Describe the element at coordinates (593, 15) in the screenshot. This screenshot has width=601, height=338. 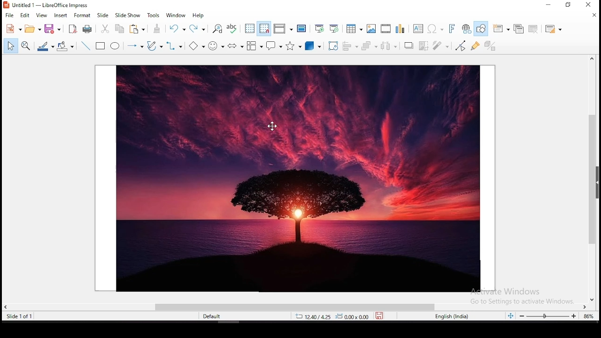
I see `close` at that location.